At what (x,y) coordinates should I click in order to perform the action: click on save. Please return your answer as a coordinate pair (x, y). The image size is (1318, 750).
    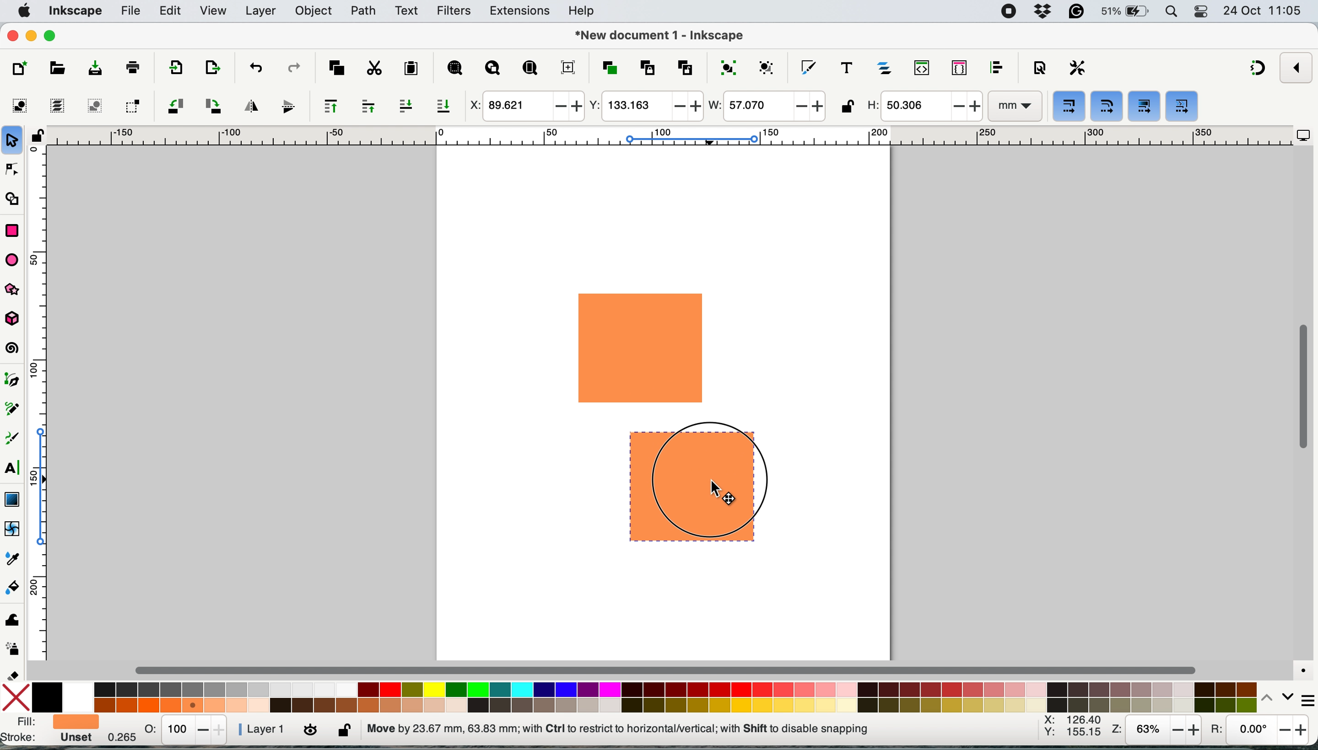
    Looking at the image, I should click on (87, 69).